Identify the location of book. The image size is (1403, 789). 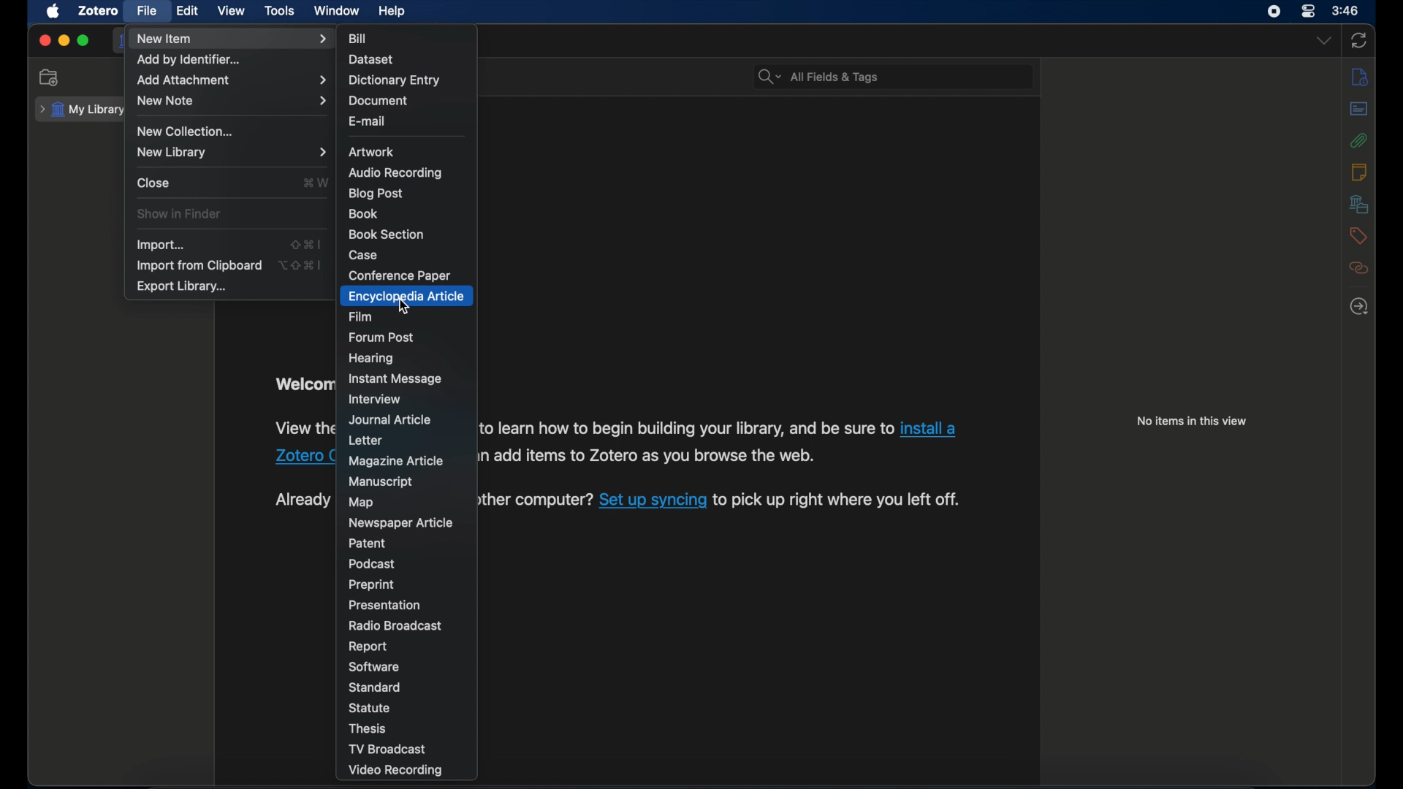
(365, 213).